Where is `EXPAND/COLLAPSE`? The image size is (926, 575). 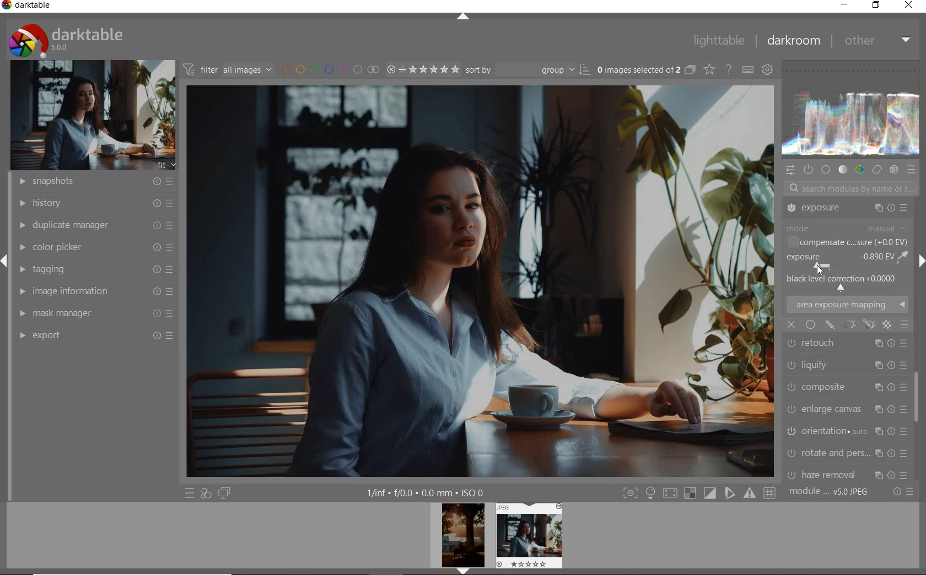 EXPAND/COLLAPSE is located at coordinates (920, 261).